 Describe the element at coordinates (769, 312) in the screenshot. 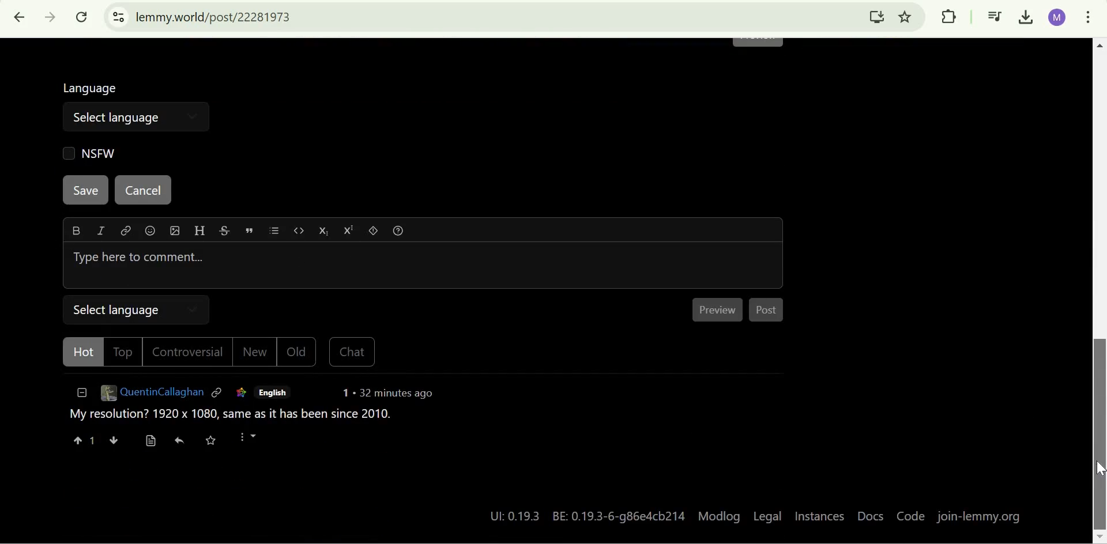

I see `Post` at that location.